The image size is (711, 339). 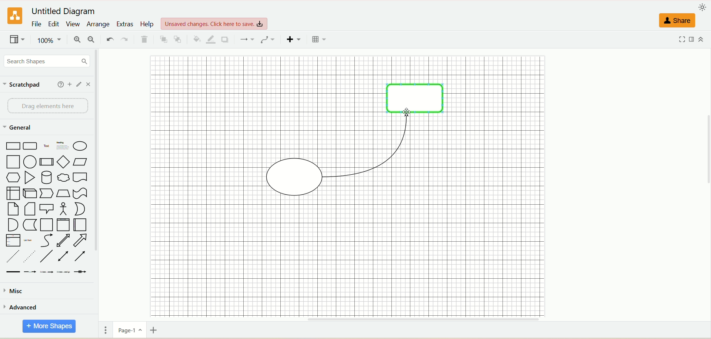 I want to click on to front, so click(x=163, y=39).